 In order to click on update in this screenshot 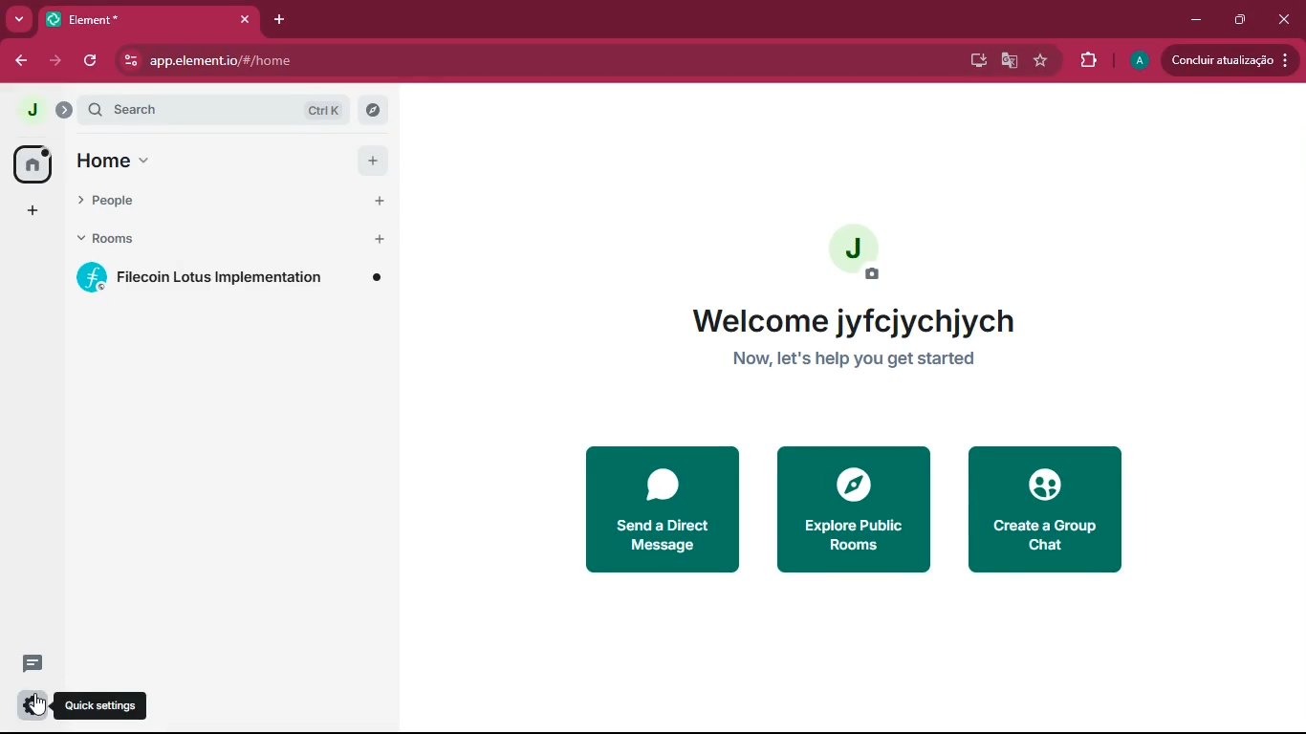, I will do `click(1230, 60)`.